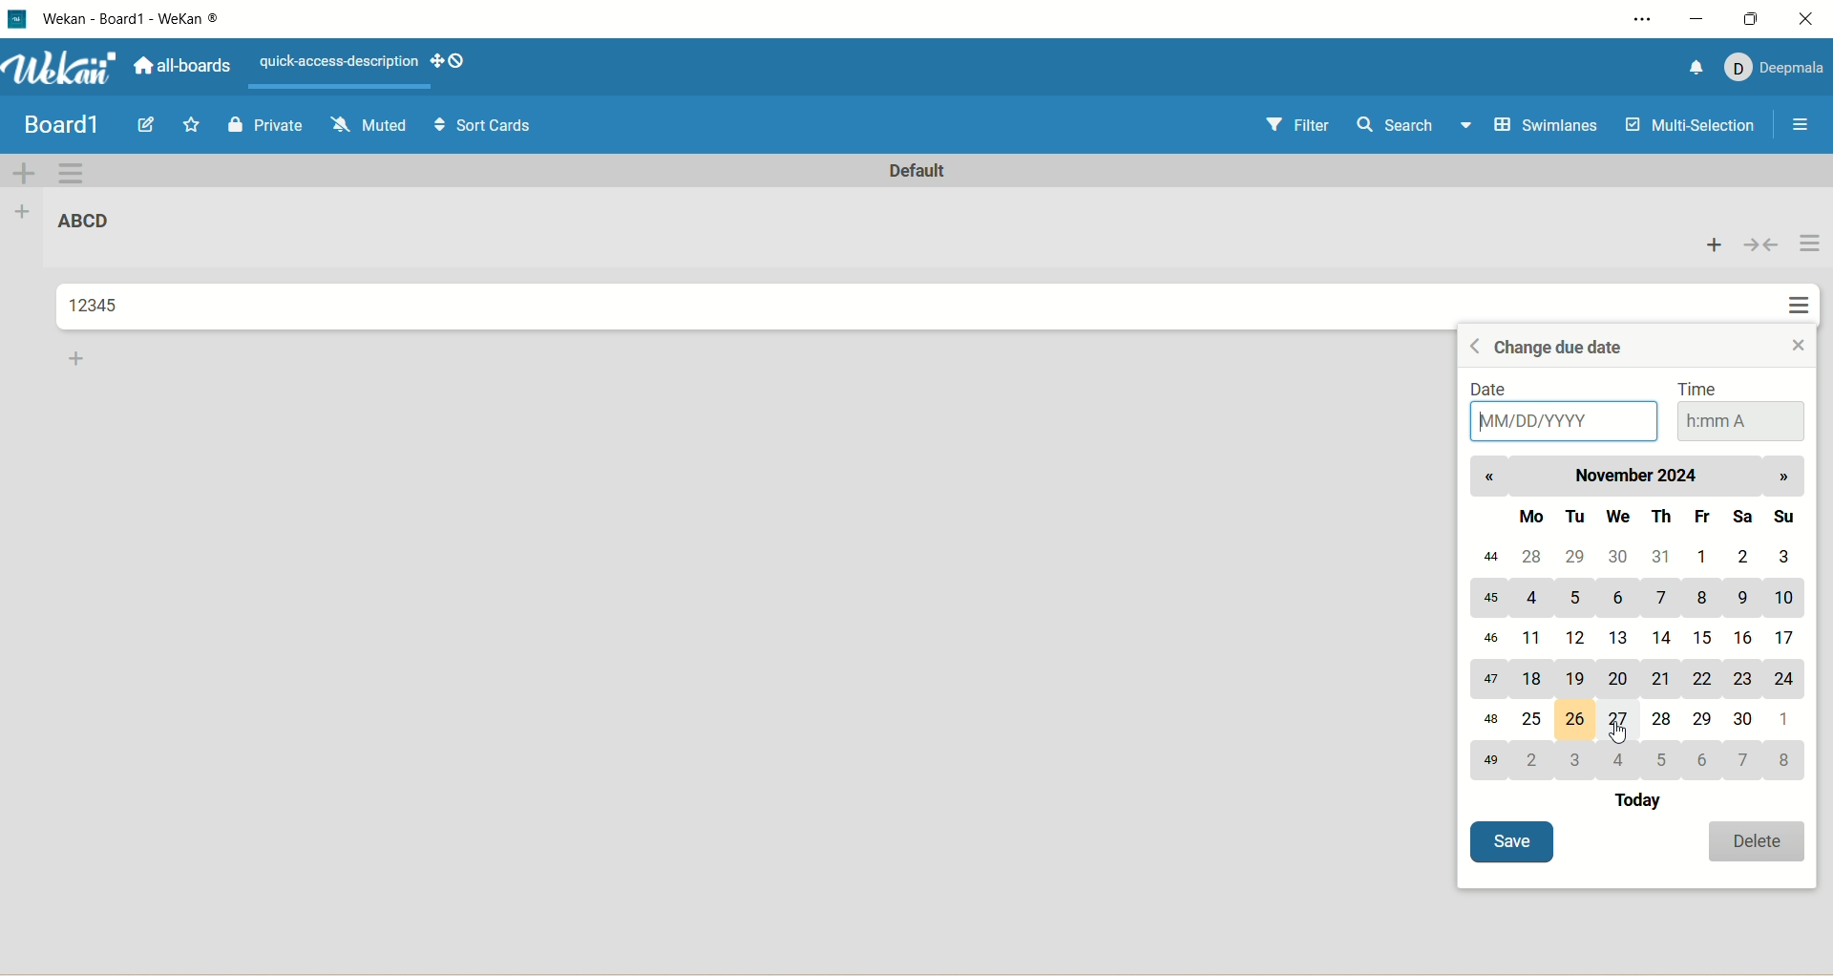  Describe the element at coordinates (1697, 68) in the screenshot. I see `notification` at that location.